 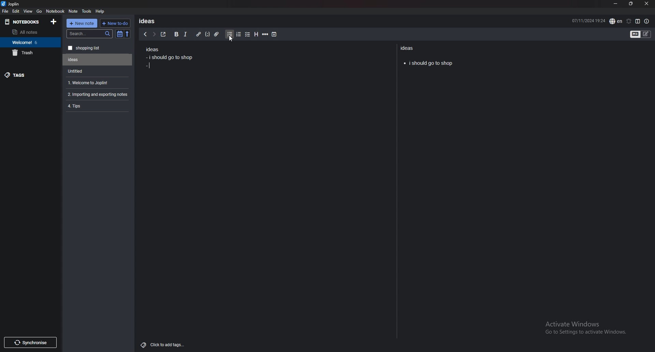 What do you see at coordinates (615, 4) in the screenshot?
I see `minimize` at bounding box center [615, 4].